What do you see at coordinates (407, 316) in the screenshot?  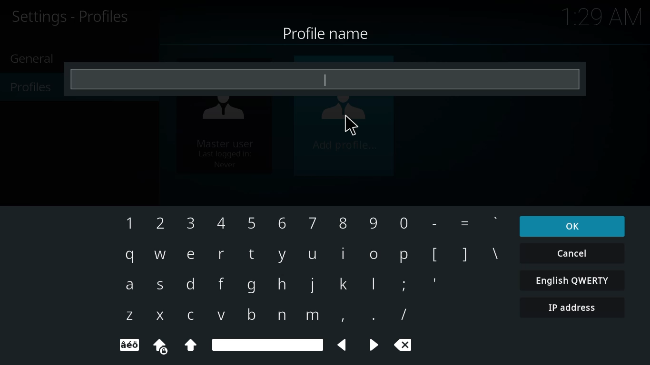 I see `/` at bounding box center [407, 316].